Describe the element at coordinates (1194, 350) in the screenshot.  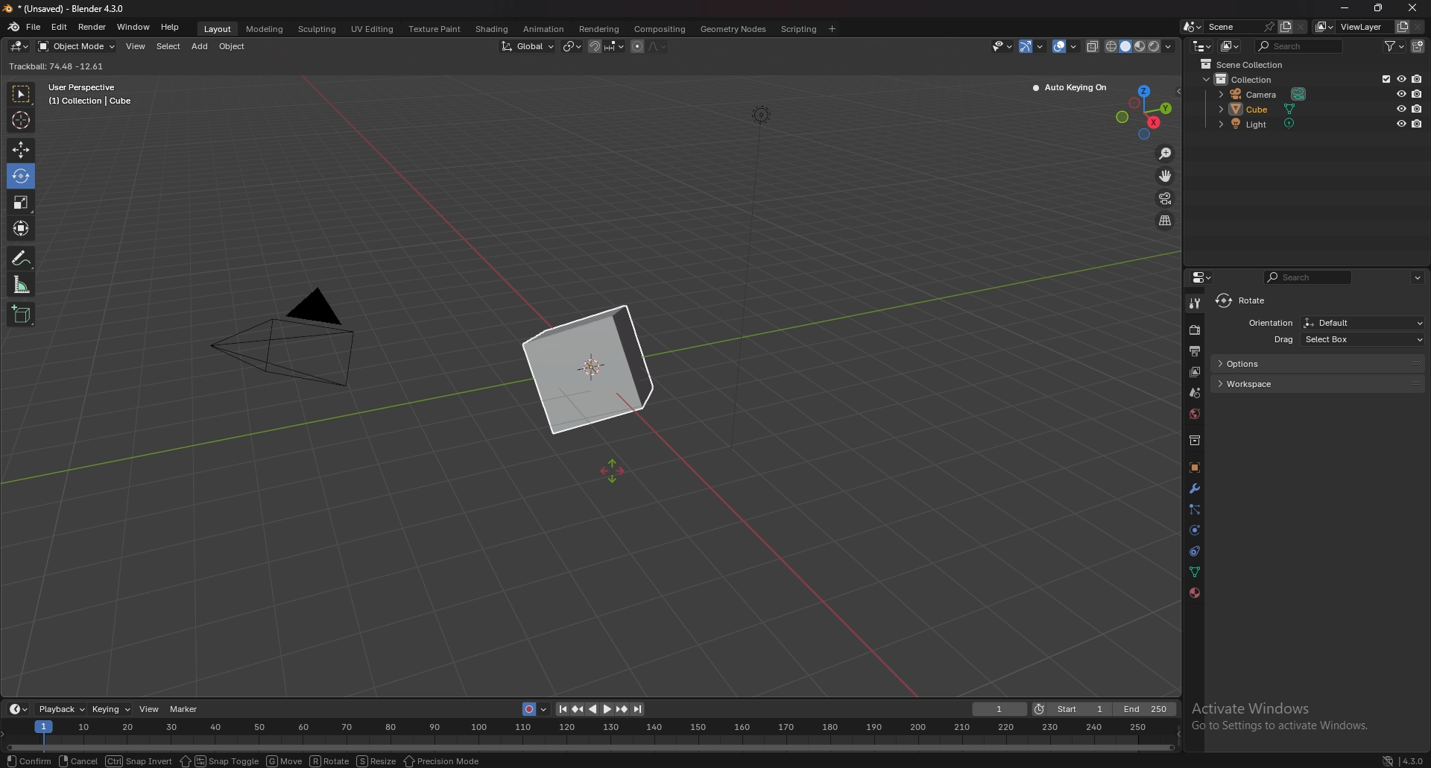
I see `output` at that location.